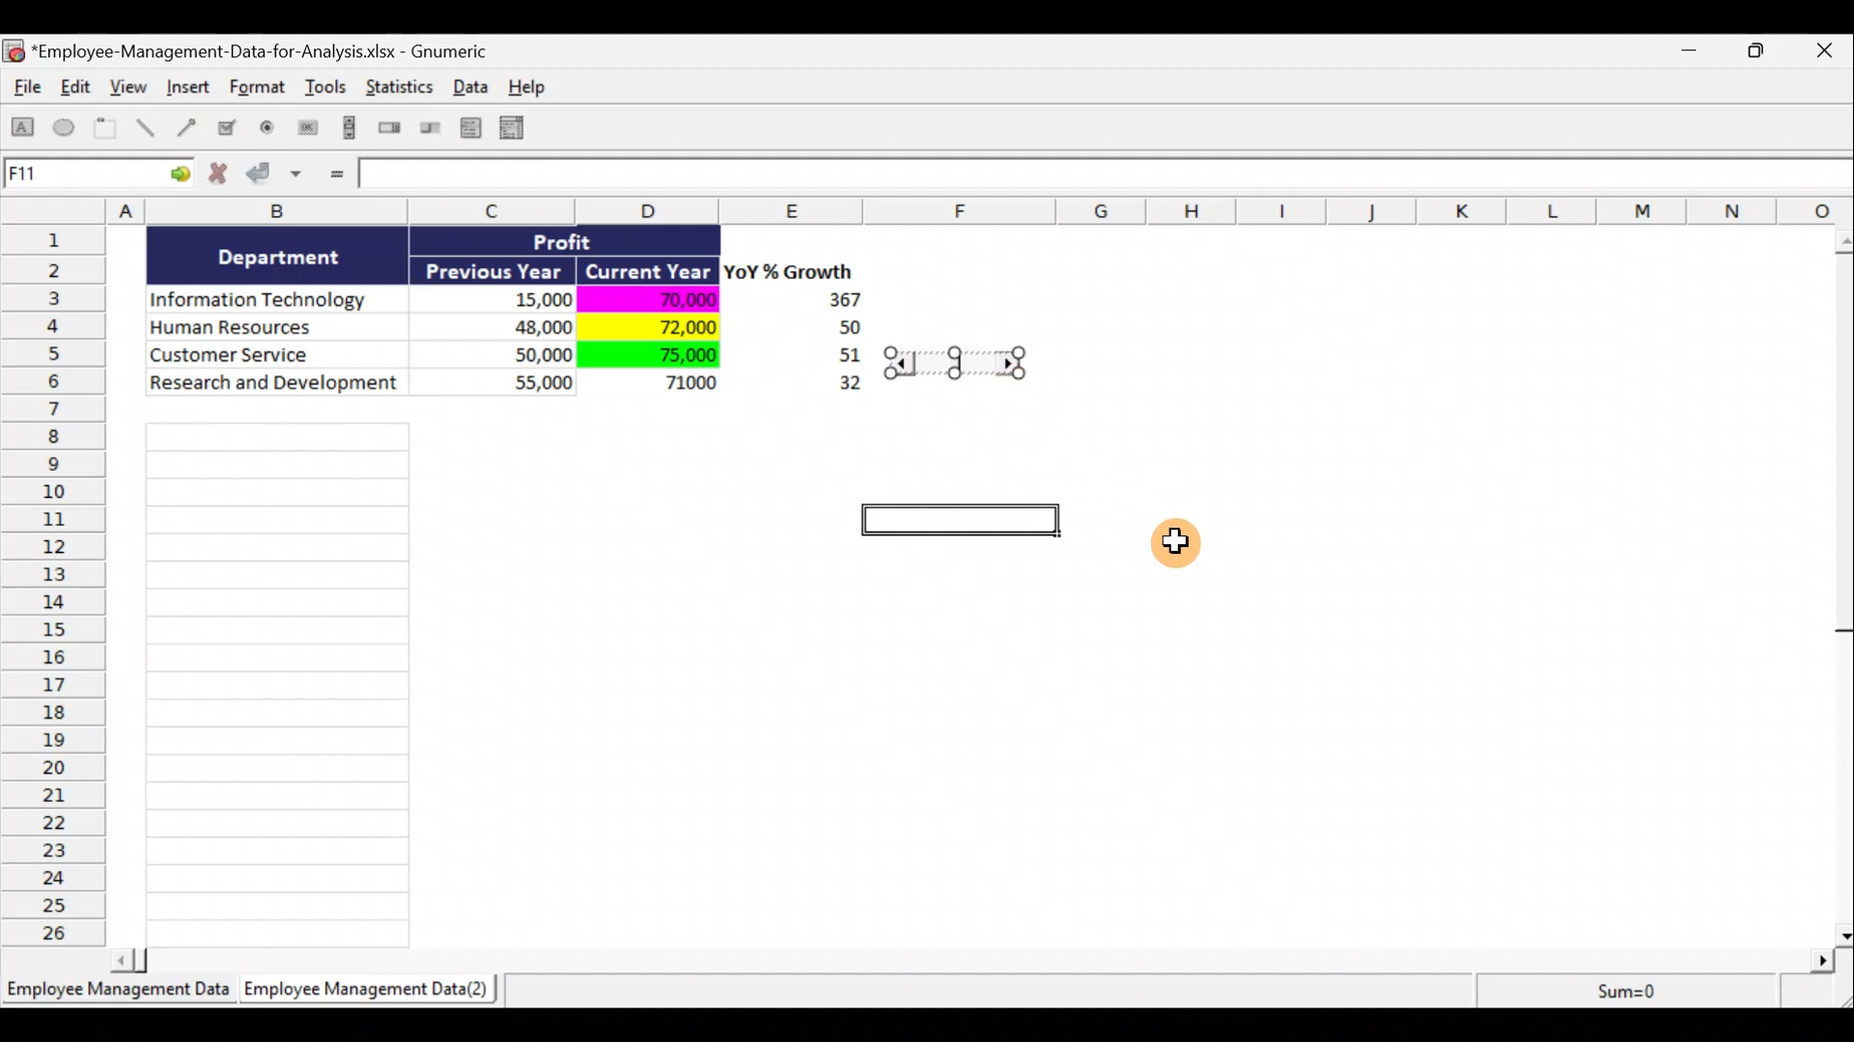 Image resolution: width=1854 pixels, height=1042 pixels. Describe the element at coordinates (23, 130) in the screenshot. I see `Create a rectangle object` at that location.